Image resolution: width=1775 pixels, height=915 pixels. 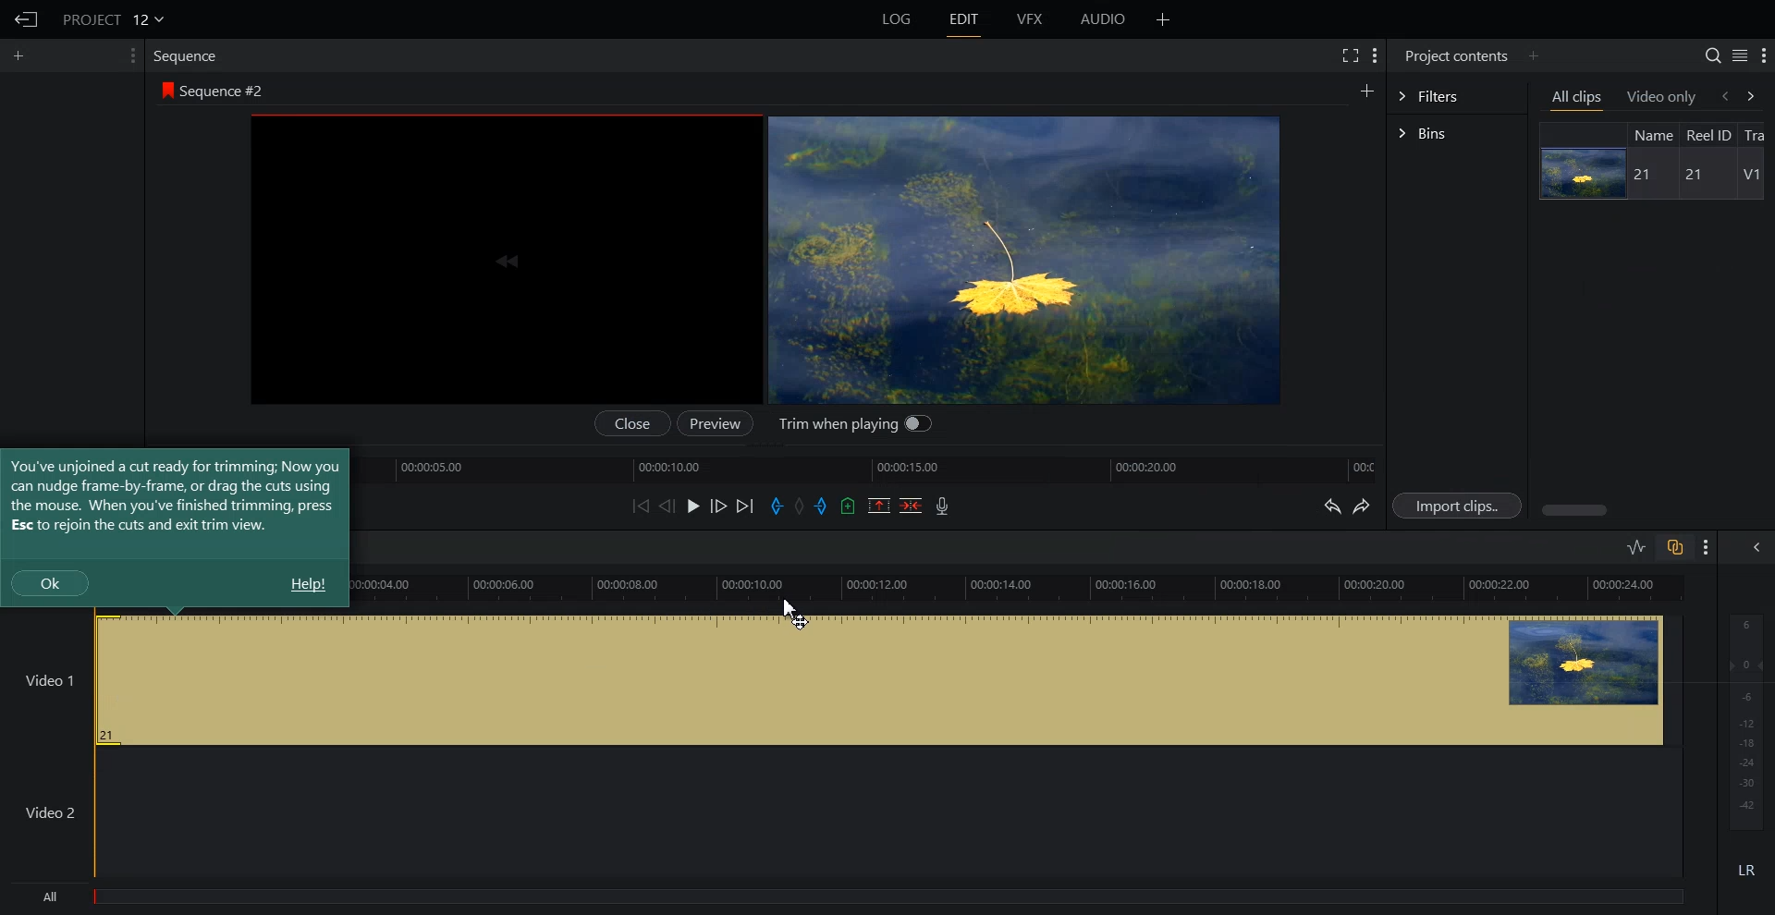 I want to click on Toggle between list and tile view, so click(x=1739, y=55).